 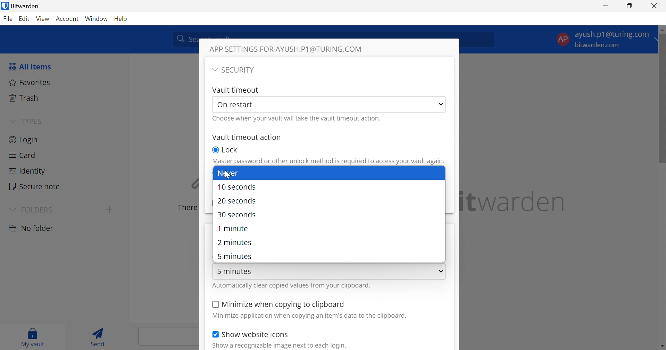 I want to click on Secure note, so click(x=35, y=186).